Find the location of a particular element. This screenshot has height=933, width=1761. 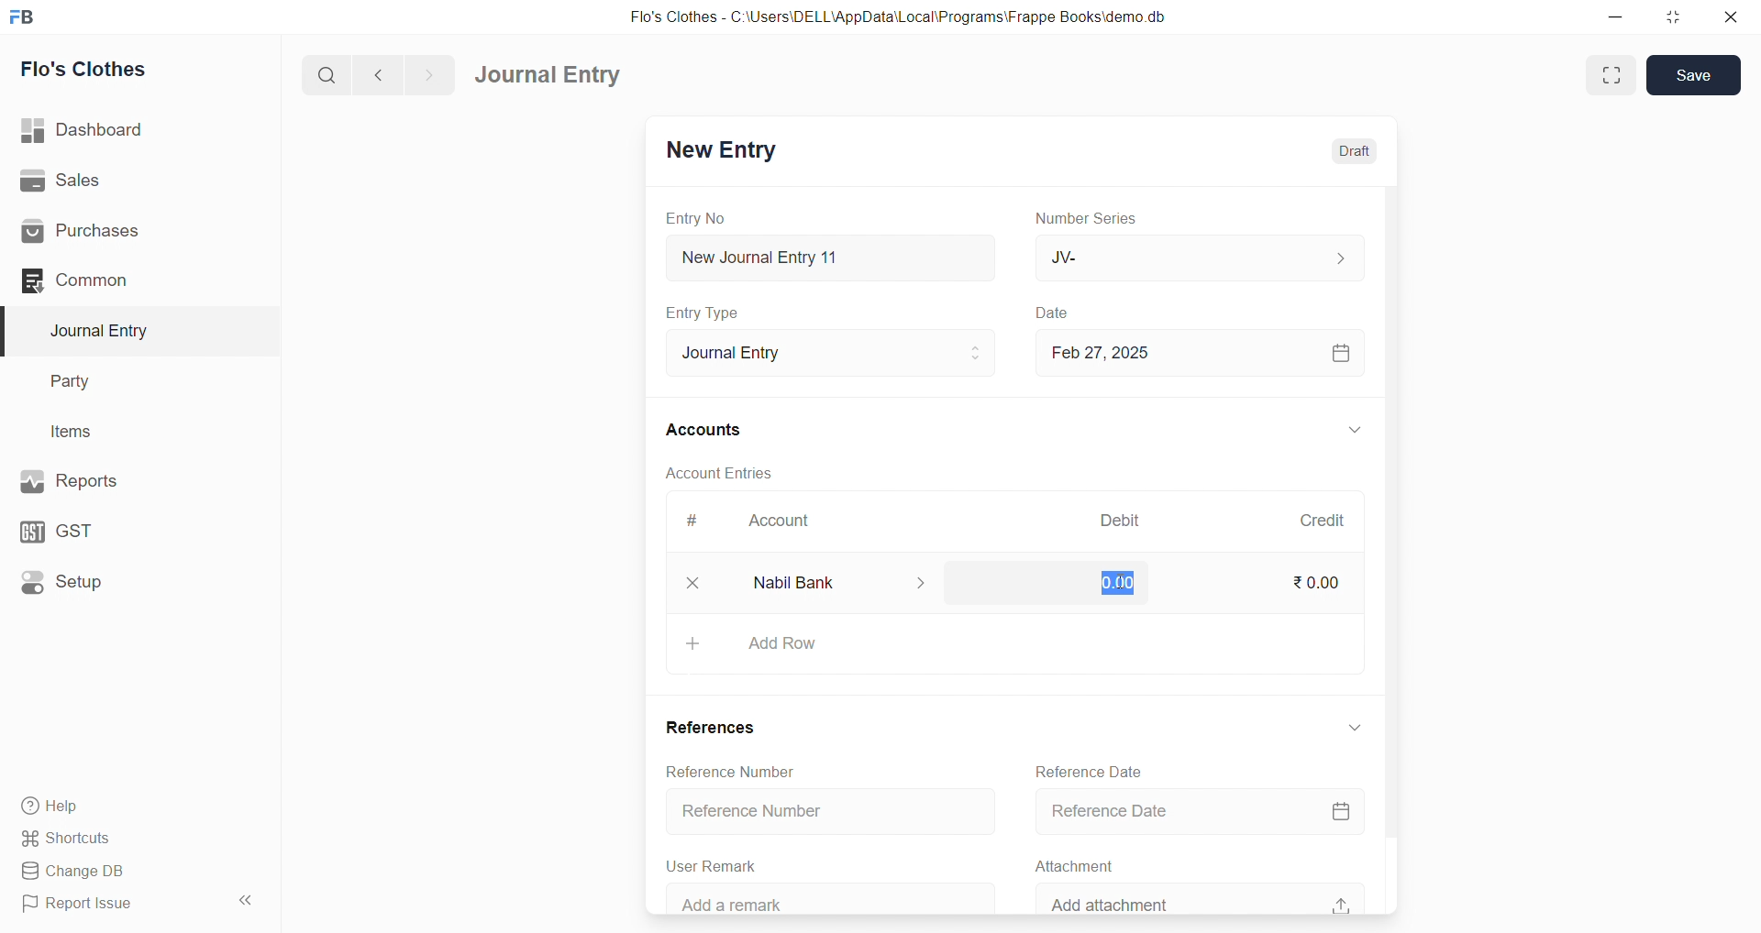

Accounts is located at coordinates (704, 431).